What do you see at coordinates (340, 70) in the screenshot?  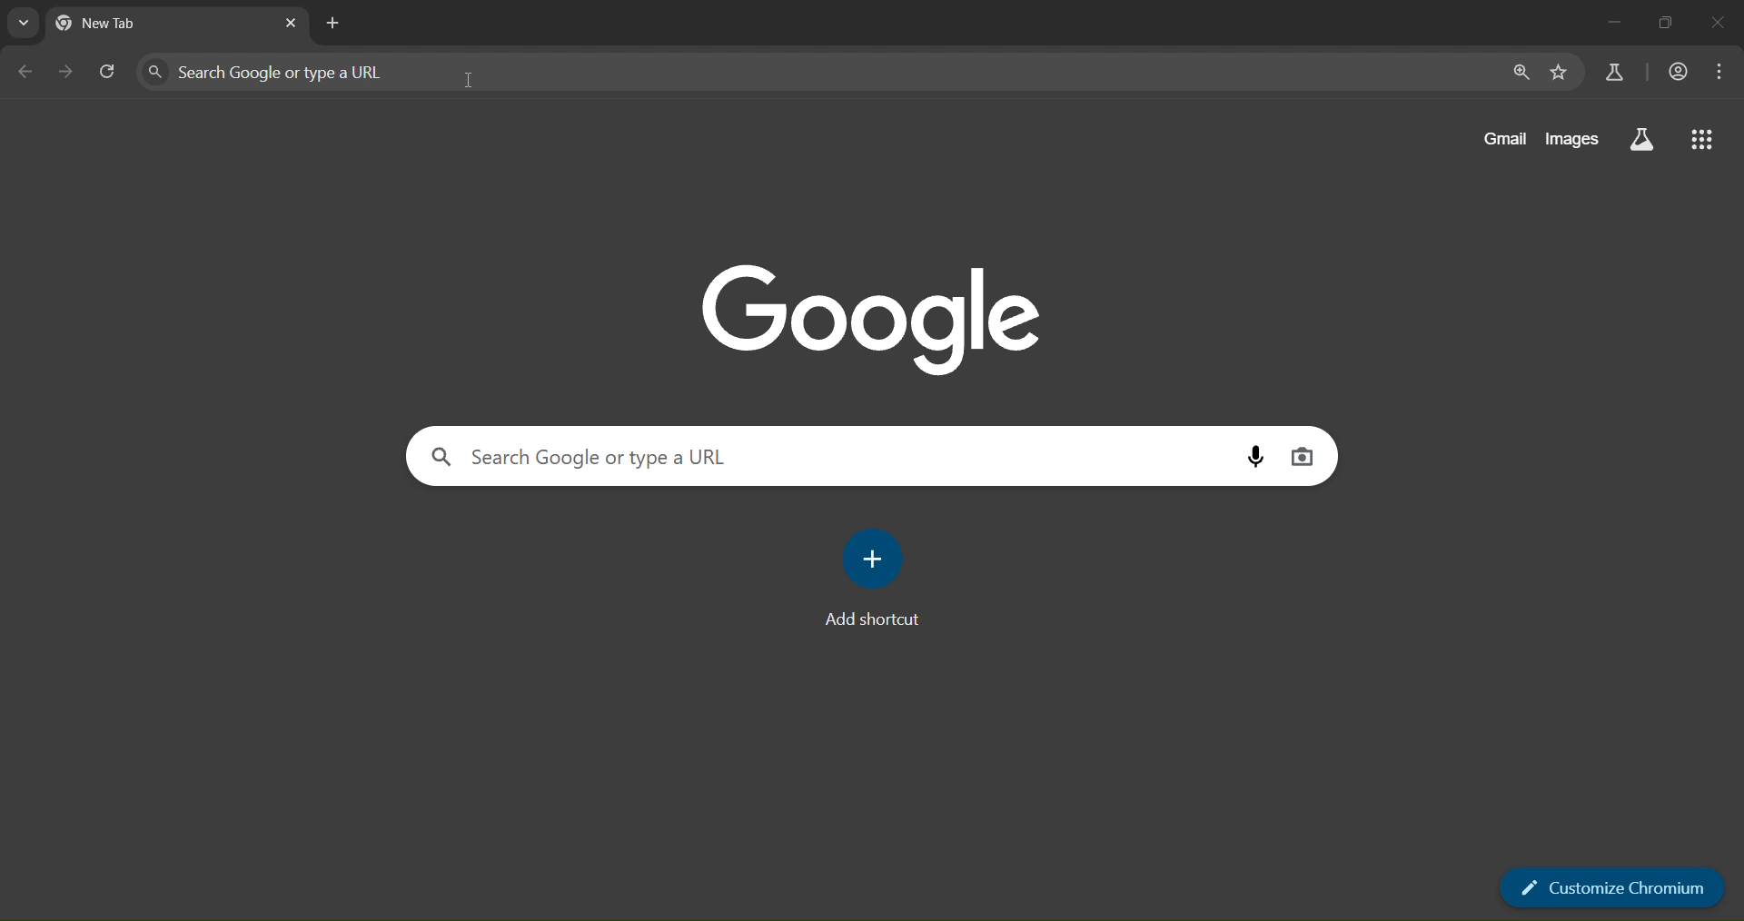 I see `search panel` at bounding box center [340, 70].